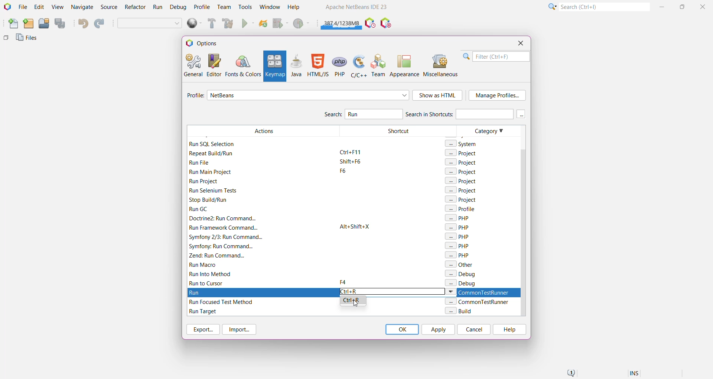 The width and height of the screenshot is (713, 379). What do you see at coordinates (297, 8) in the screenshot?
I see `Help` at bounding box center [297, 8].